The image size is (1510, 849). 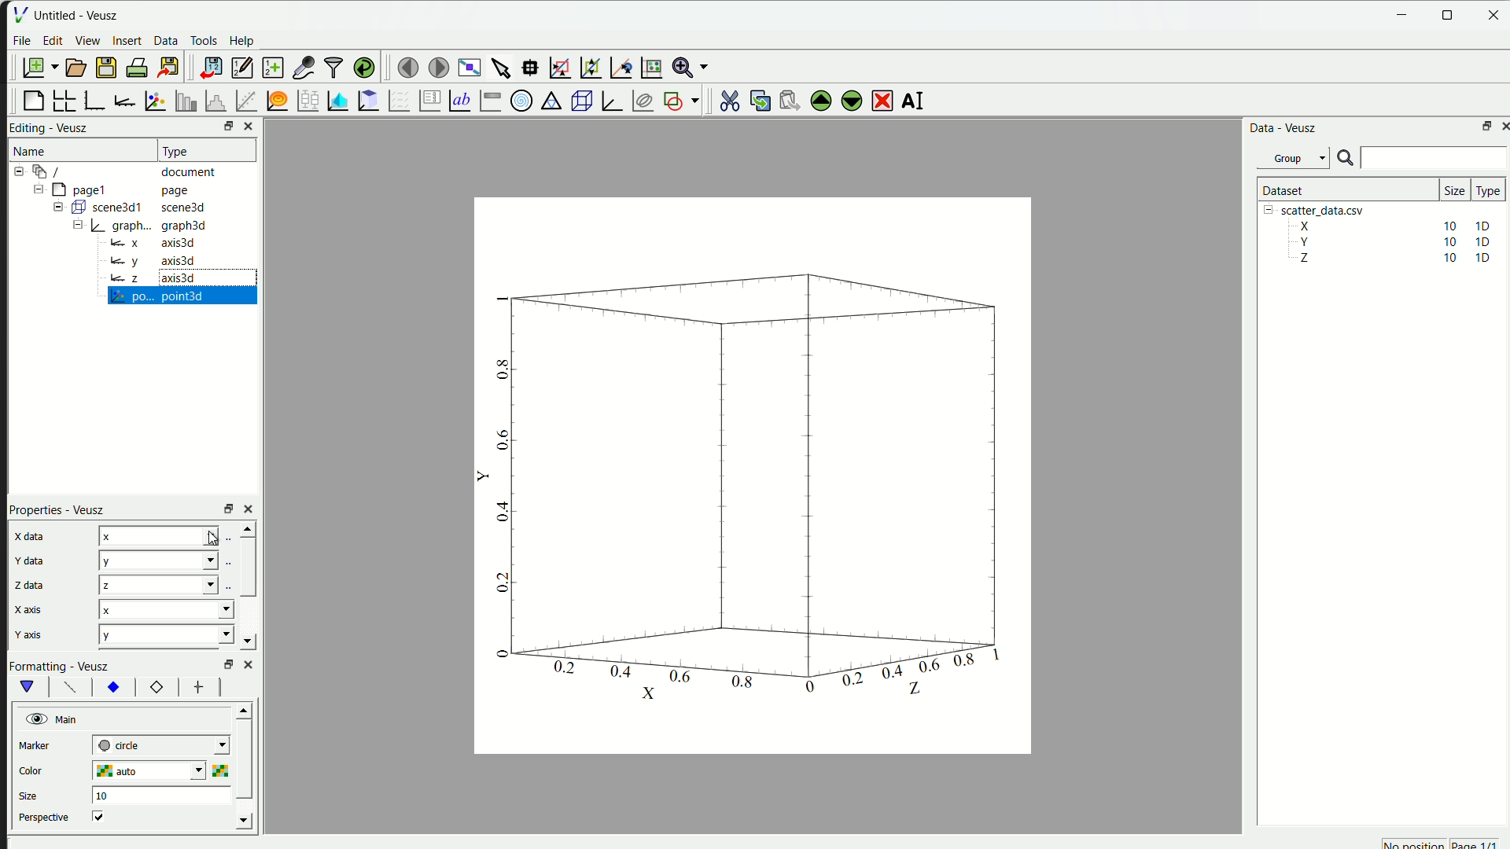 I want to click on clipboard, so click(x=366, y=101).